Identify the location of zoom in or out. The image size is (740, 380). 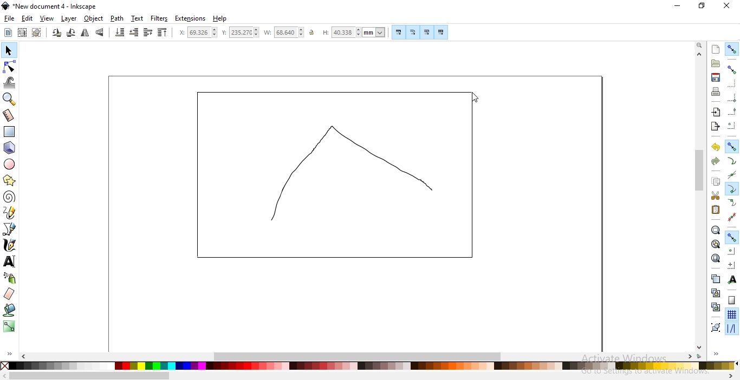
(8, 99).